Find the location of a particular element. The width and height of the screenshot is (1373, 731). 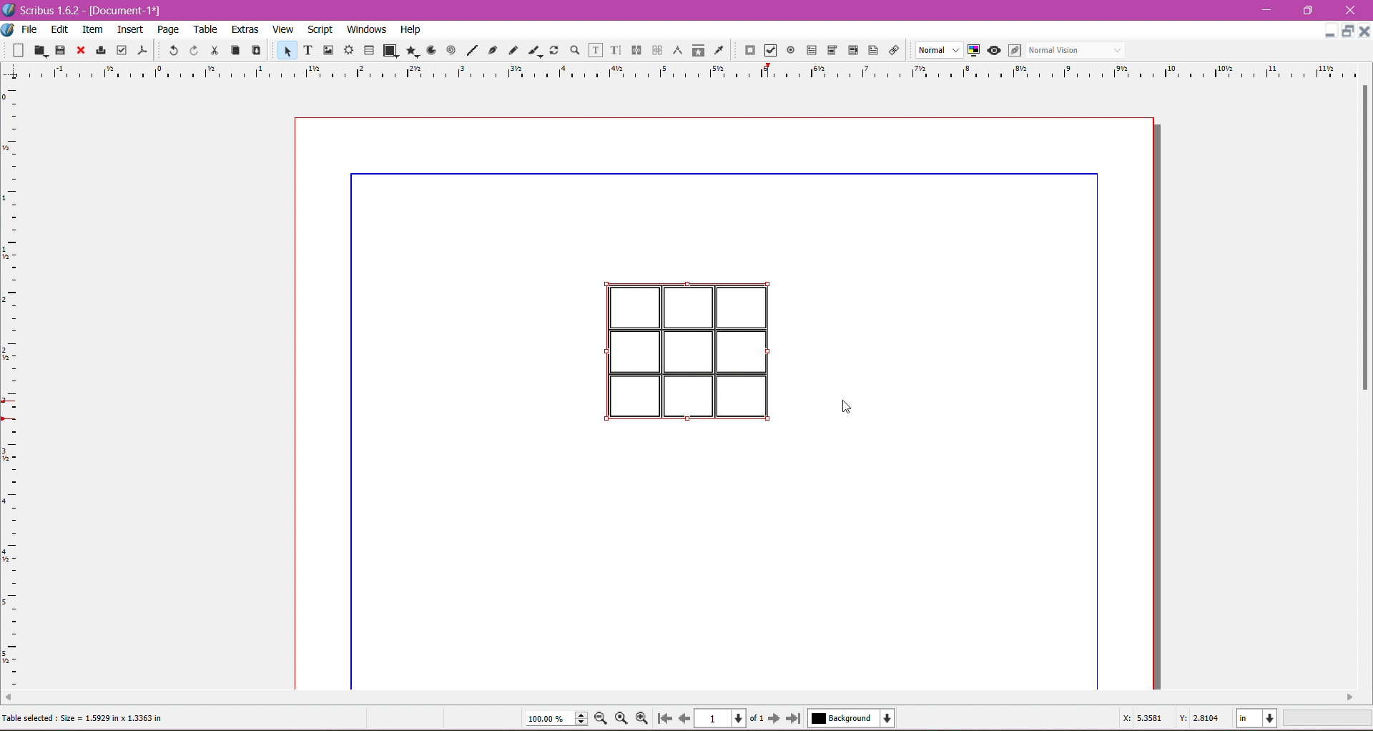

Rotate Them is located at coordinates (553, 49).